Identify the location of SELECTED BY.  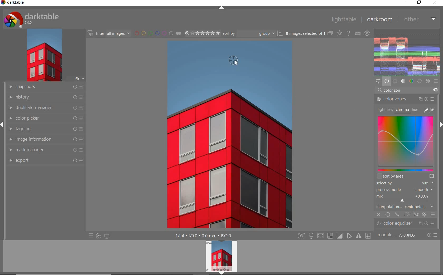
(403, 184).